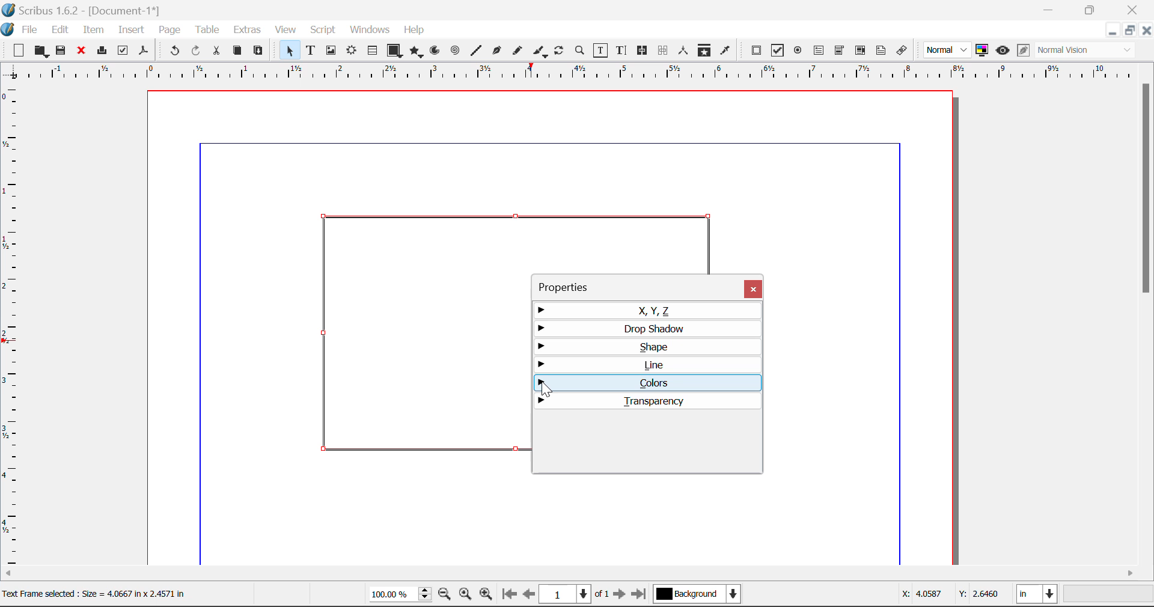 This screenshot has height=607, width=1154. I want to click on Close, so click(1147, 30).